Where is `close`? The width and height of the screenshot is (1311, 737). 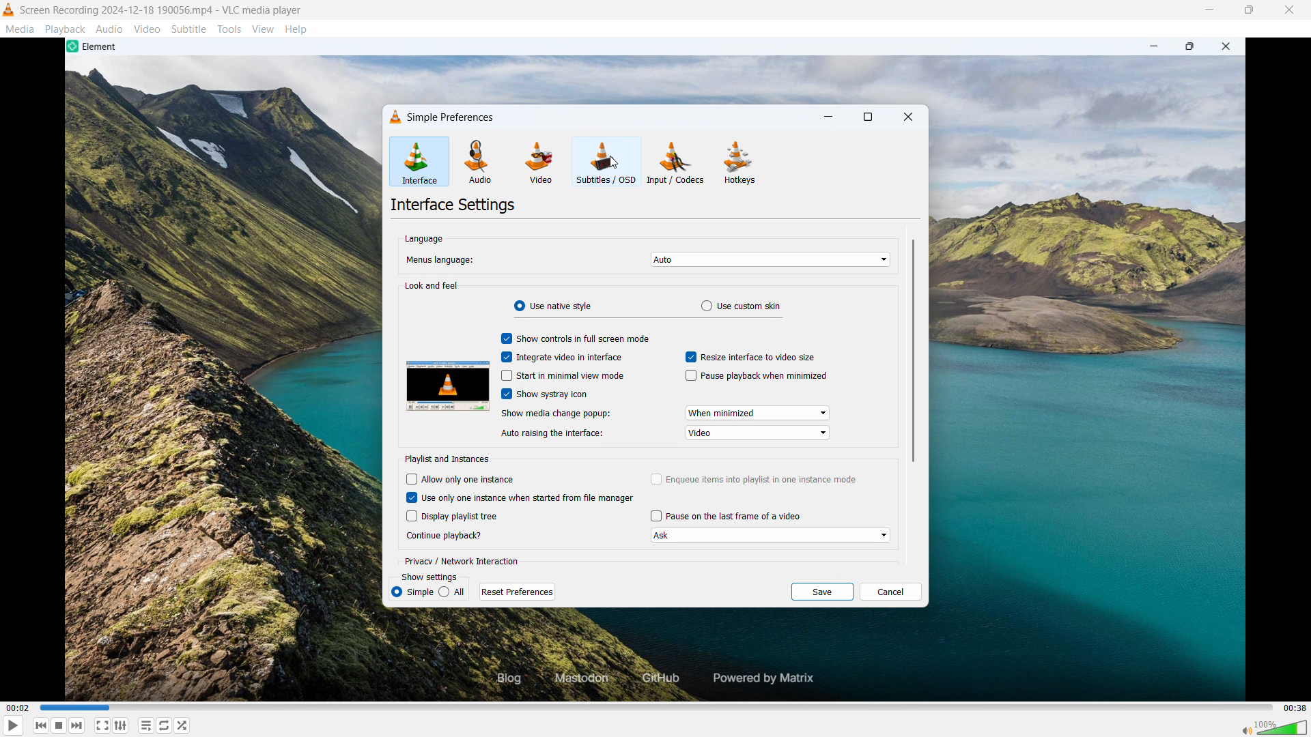
close is located at coordinates (1290, 10).